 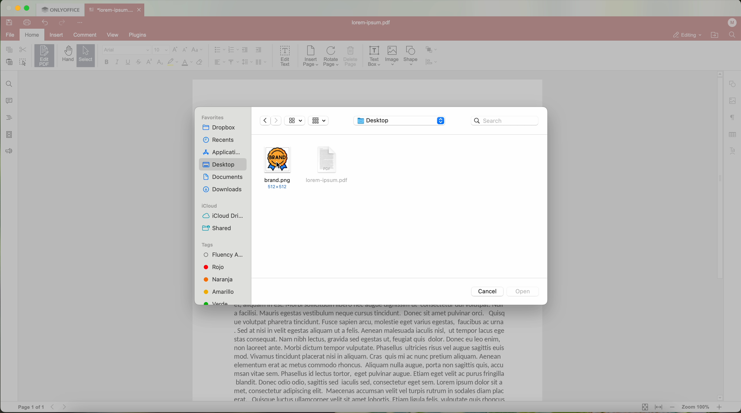 What do you see at coordinates (115, 35) in the screenshot?
I see `view` at bounding box center [115, 35].